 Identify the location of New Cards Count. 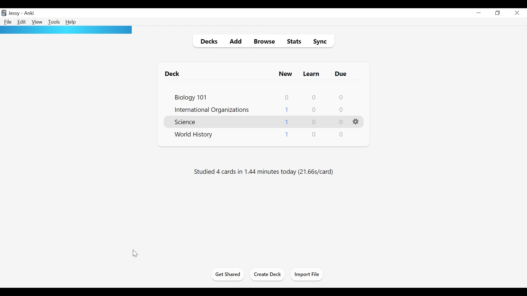
(287, 110).